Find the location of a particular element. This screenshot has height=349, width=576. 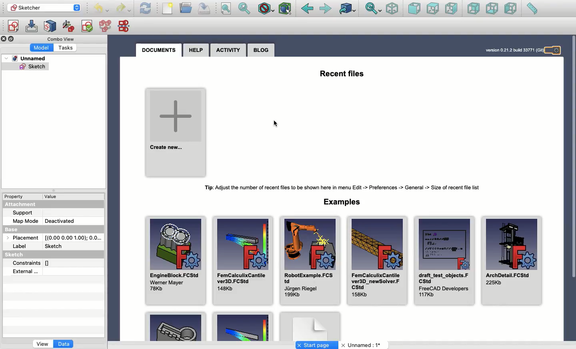

Top is located at coordinates (432, 8).